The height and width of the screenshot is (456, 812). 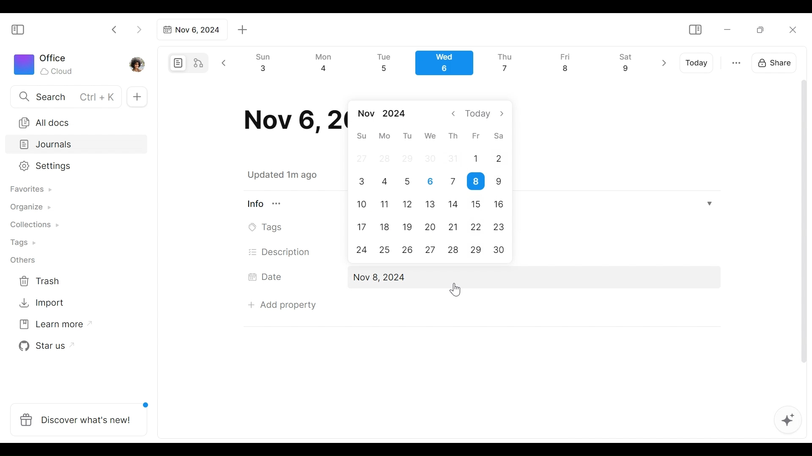 I want to click on Add new tab, so click(x=243, y=30).